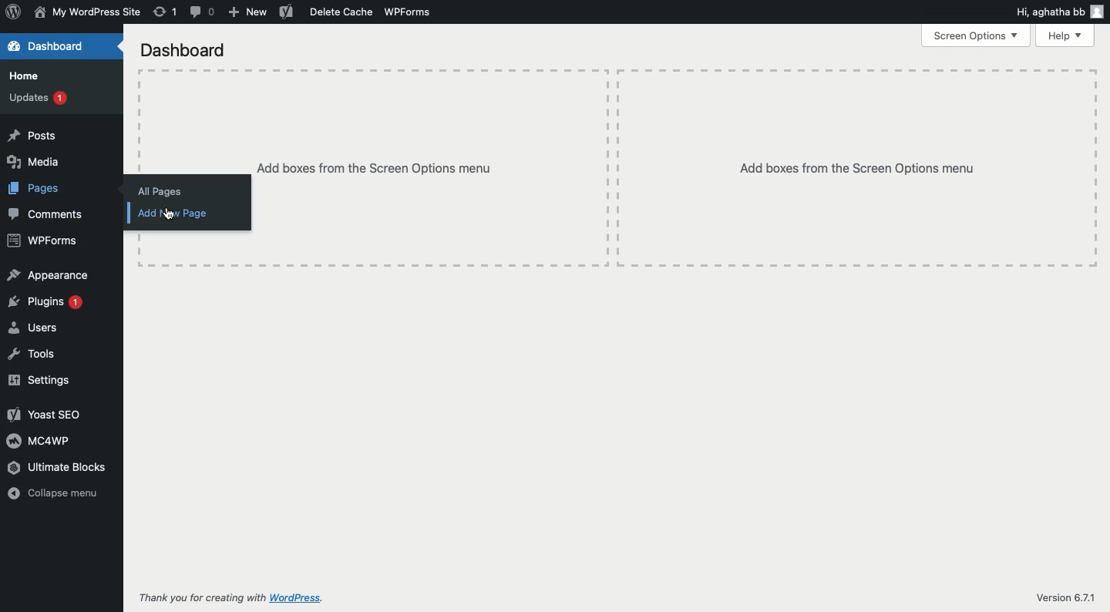  What do you see at coordinates (35, 189) in the screenshot?
I see `Pages` at bounding box center [35, 189].